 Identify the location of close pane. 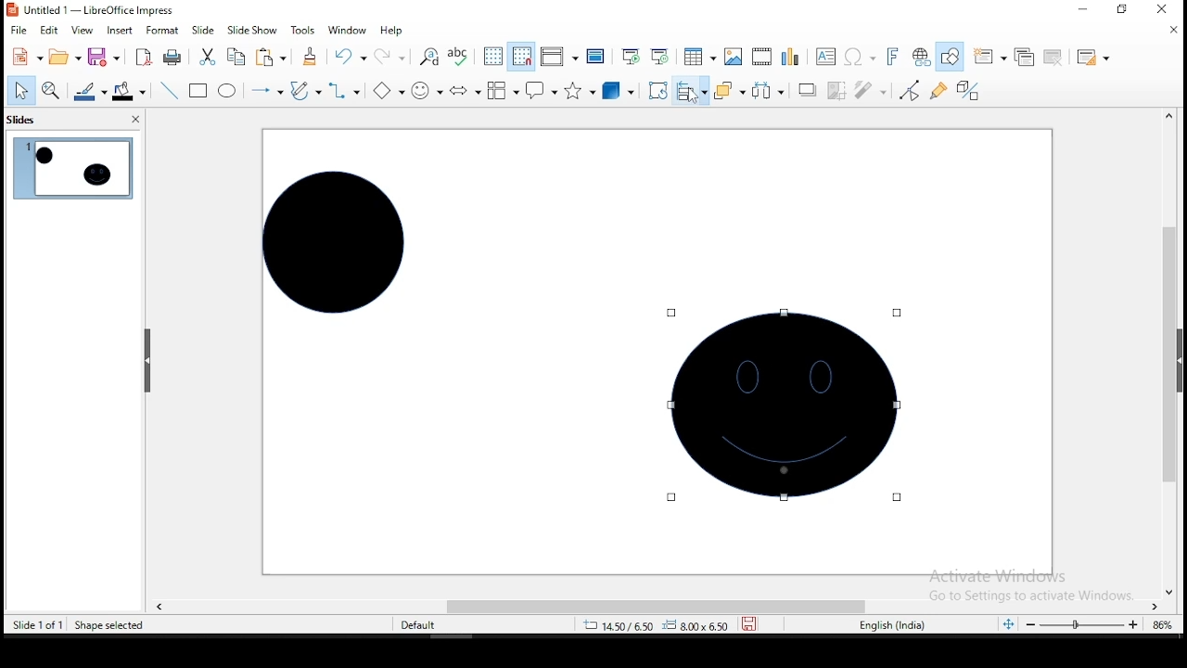
(134, 121).